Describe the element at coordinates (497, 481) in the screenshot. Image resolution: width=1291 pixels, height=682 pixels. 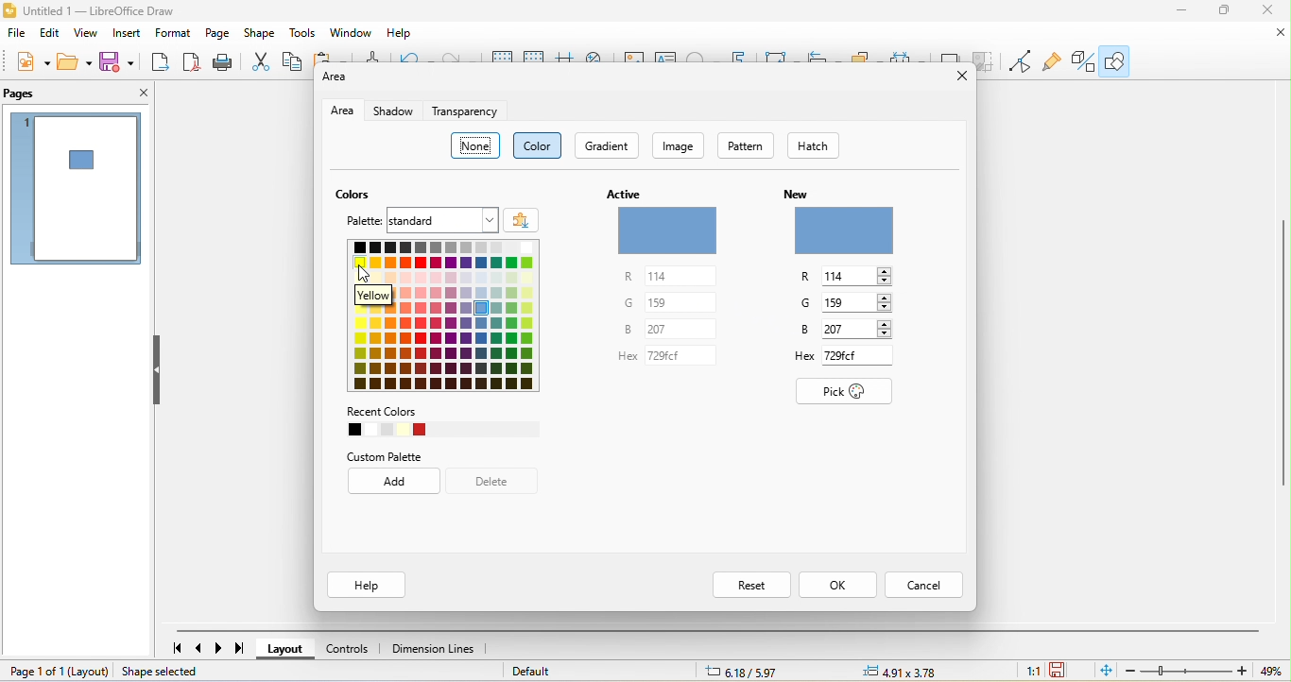
I see `delete` at that location.